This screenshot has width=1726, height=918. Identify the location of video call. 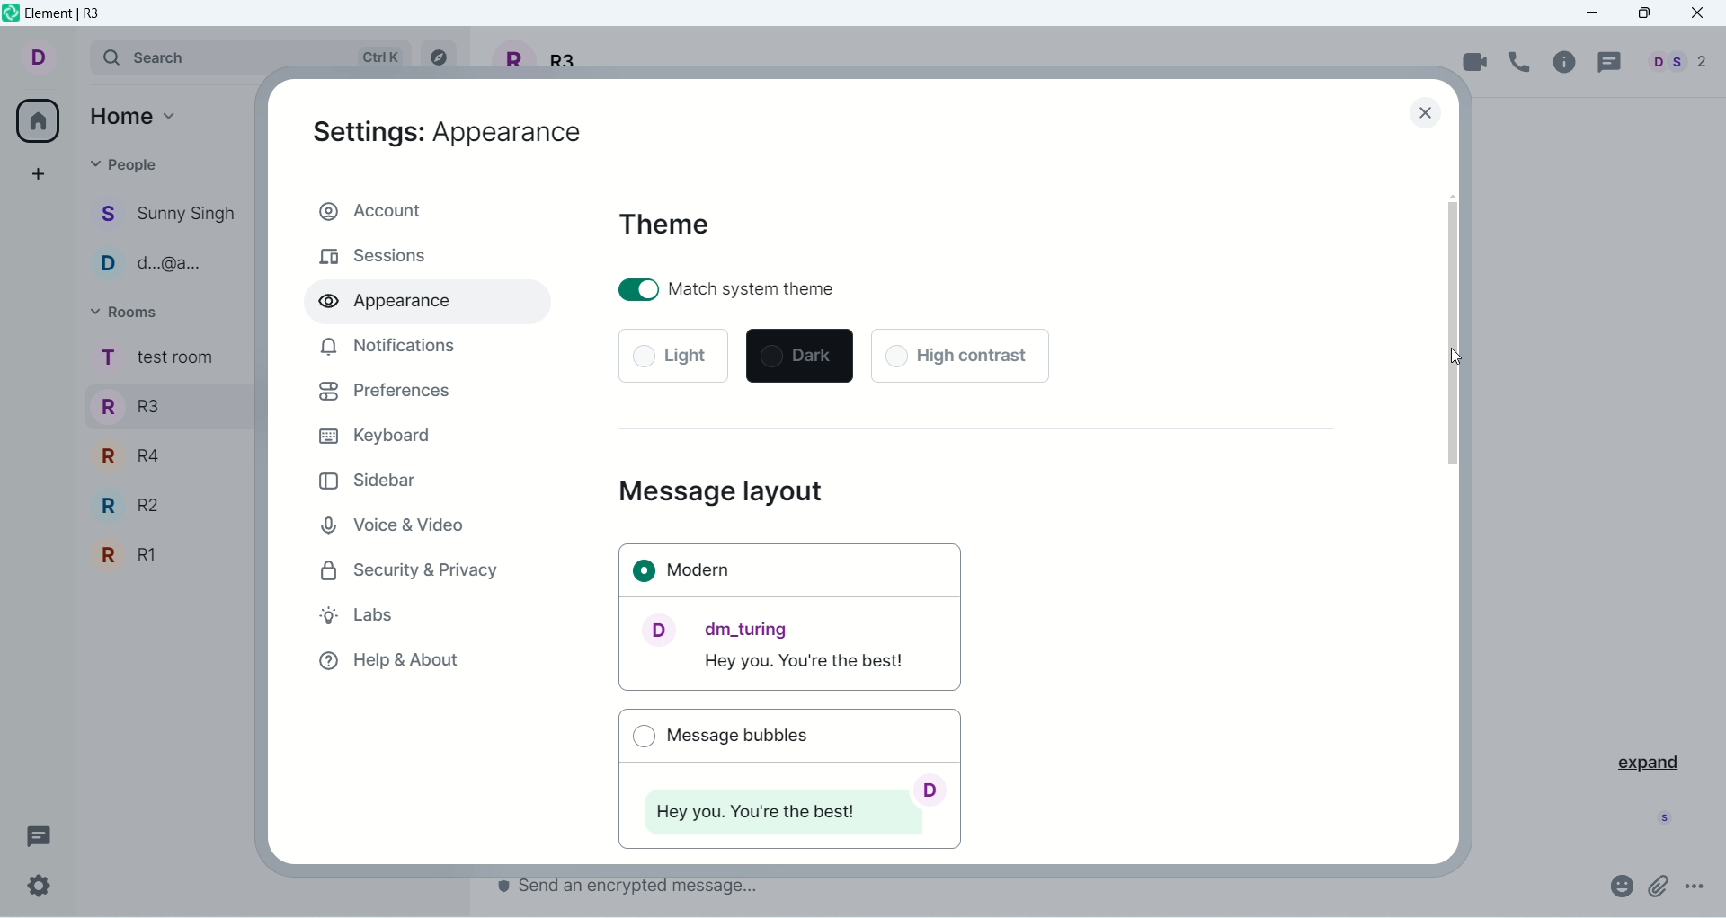
(1476, 61).